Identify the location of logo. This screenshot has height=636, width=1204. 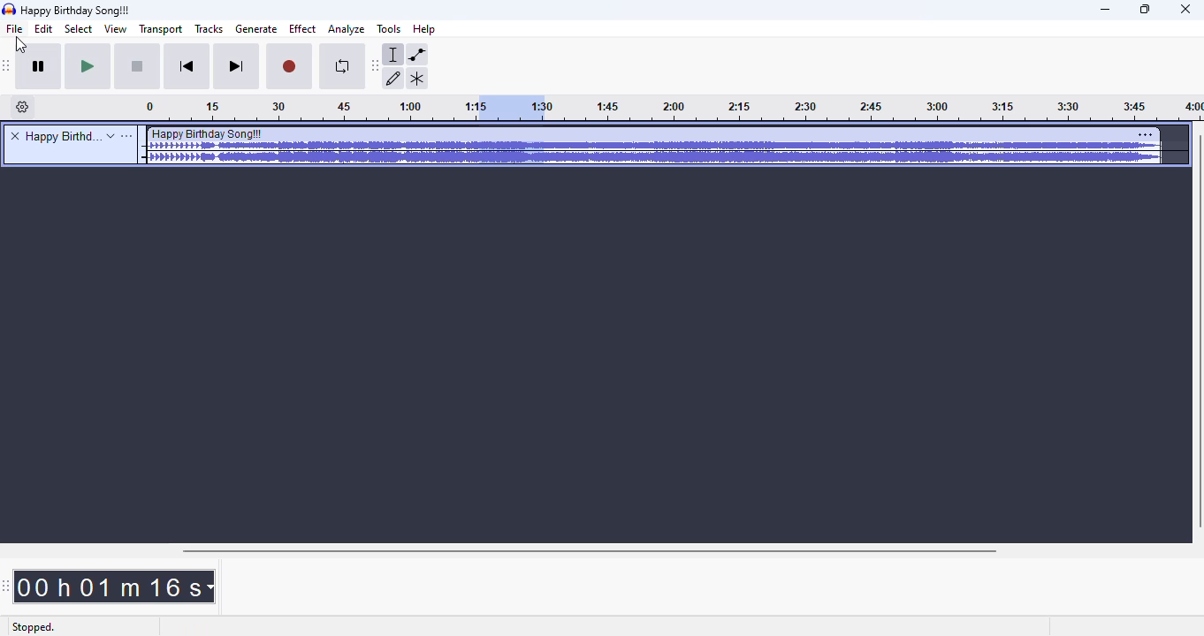
(9, 9).